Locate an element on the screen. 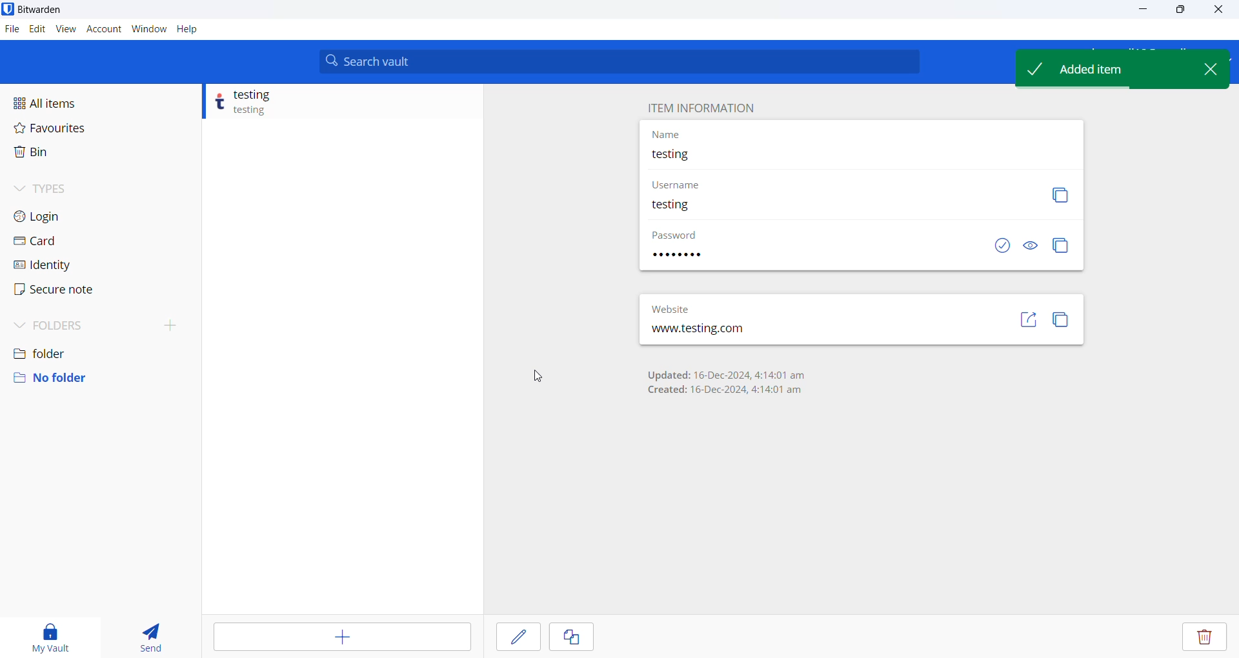  username heading is located at coordinates (683, 183).